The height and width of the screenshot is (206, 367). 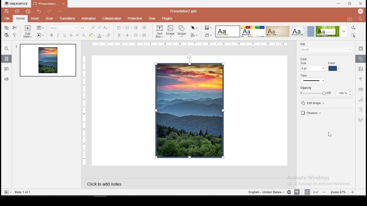 I want to click on draw, so click(x=49, y=19).